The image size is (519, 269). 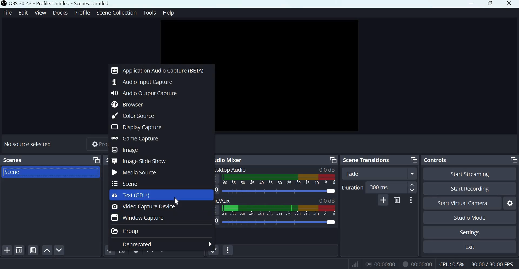 What do you see at coordinates (169, 13) in the screenshot?
I see `Help` at bounding box center [169, 13].